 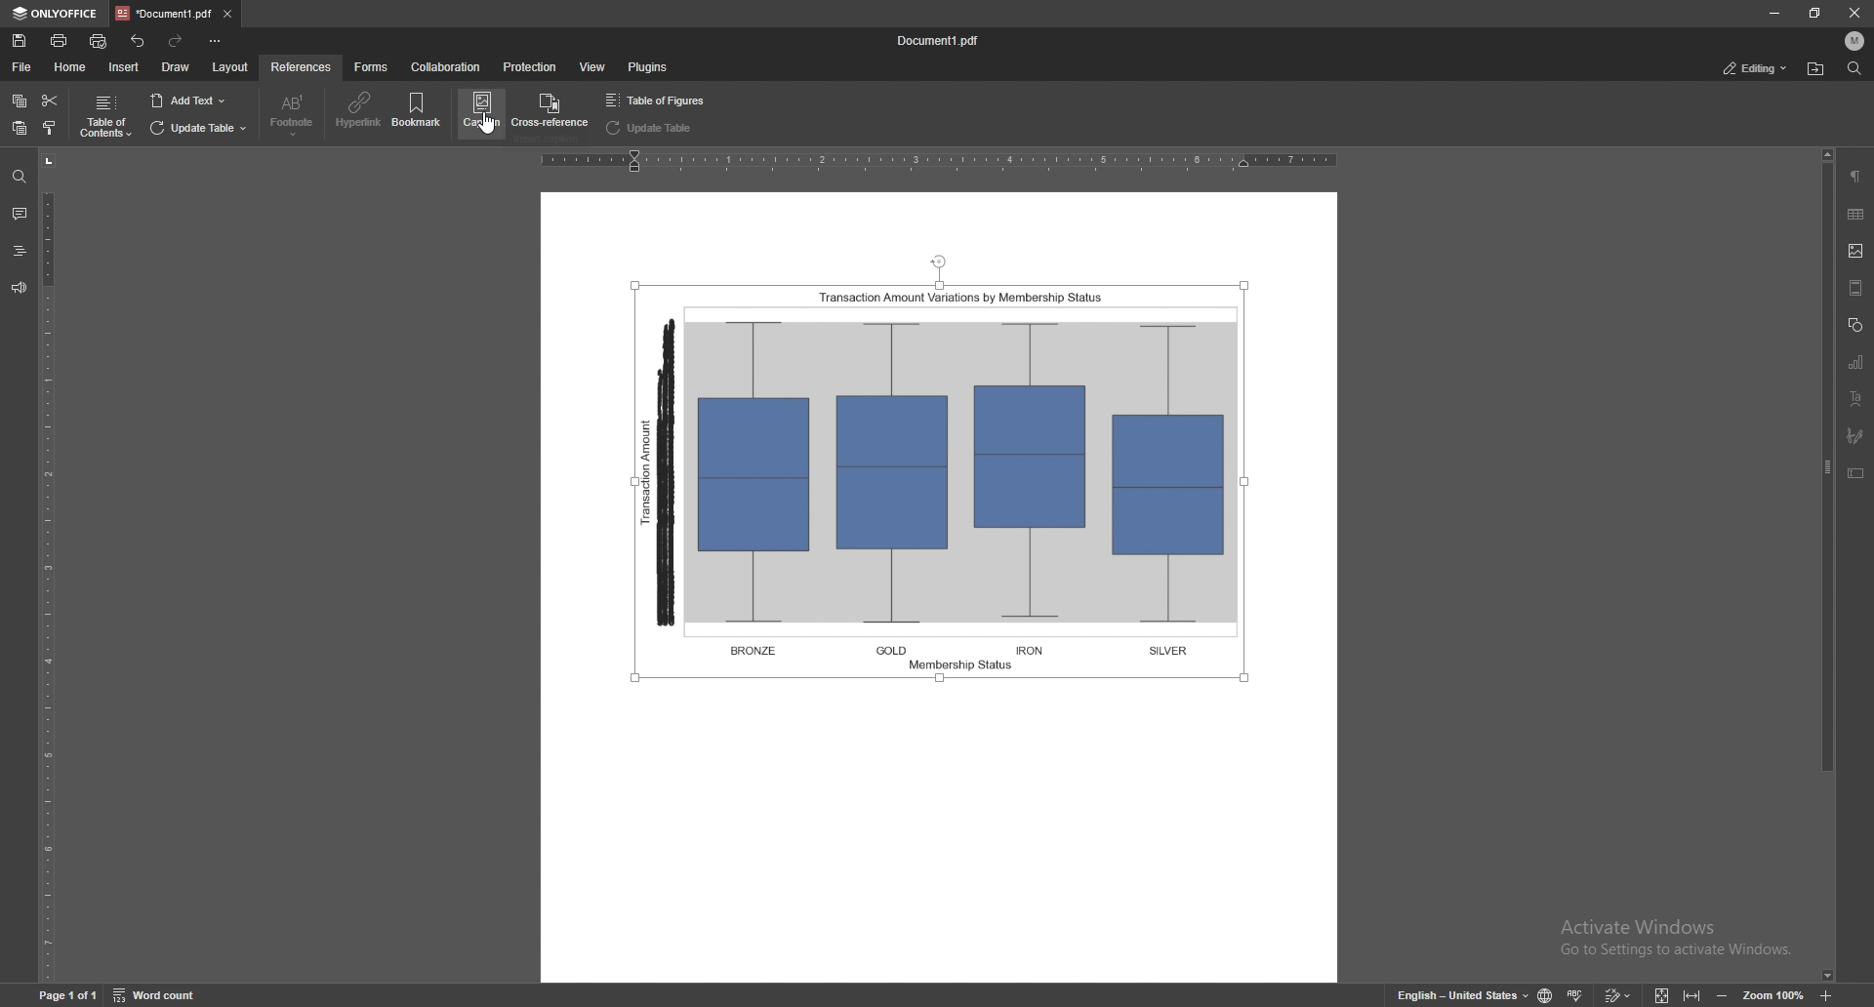 I want to click on print, so click(x=59, y=40).